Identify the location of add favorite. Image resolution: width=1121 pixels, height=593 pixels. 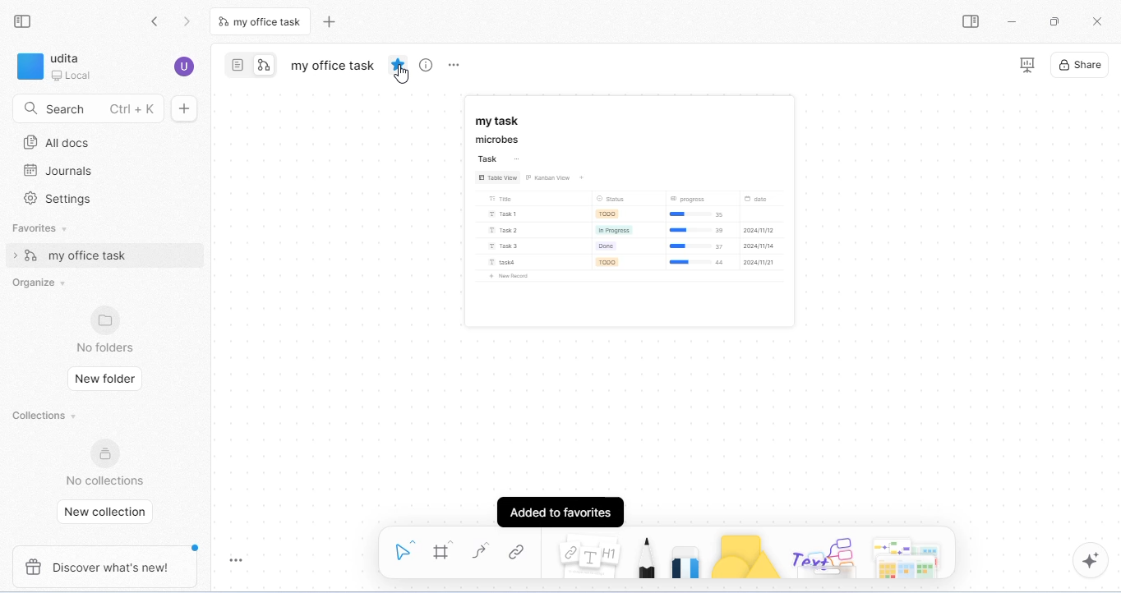
(400, 65).